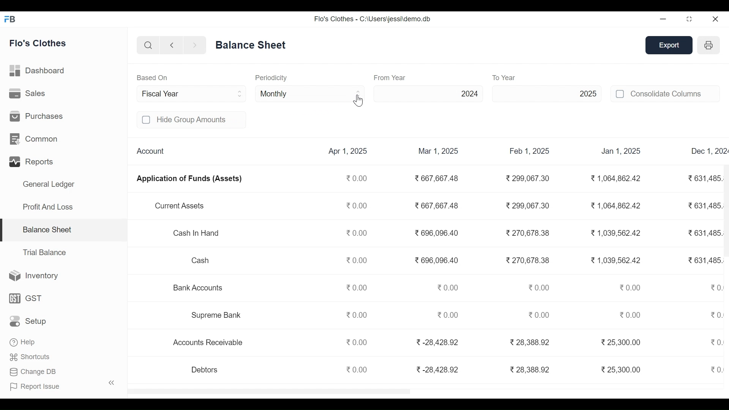 This screenshot has height=410, width=729. I want to click on Monthly, so click(311, 93).